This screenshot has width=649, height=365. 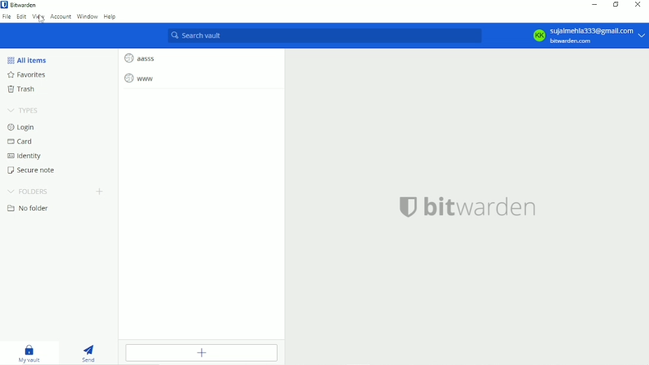 I want to click on www, so click(x=143, y=78).